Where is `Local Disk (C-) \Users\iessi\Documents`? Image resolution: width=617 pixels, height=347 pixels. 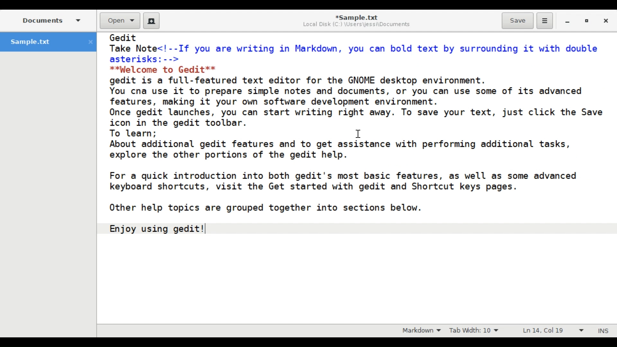 Local Disk (C-) \Users\iessi\Documents is located at coordinates (355, 25).